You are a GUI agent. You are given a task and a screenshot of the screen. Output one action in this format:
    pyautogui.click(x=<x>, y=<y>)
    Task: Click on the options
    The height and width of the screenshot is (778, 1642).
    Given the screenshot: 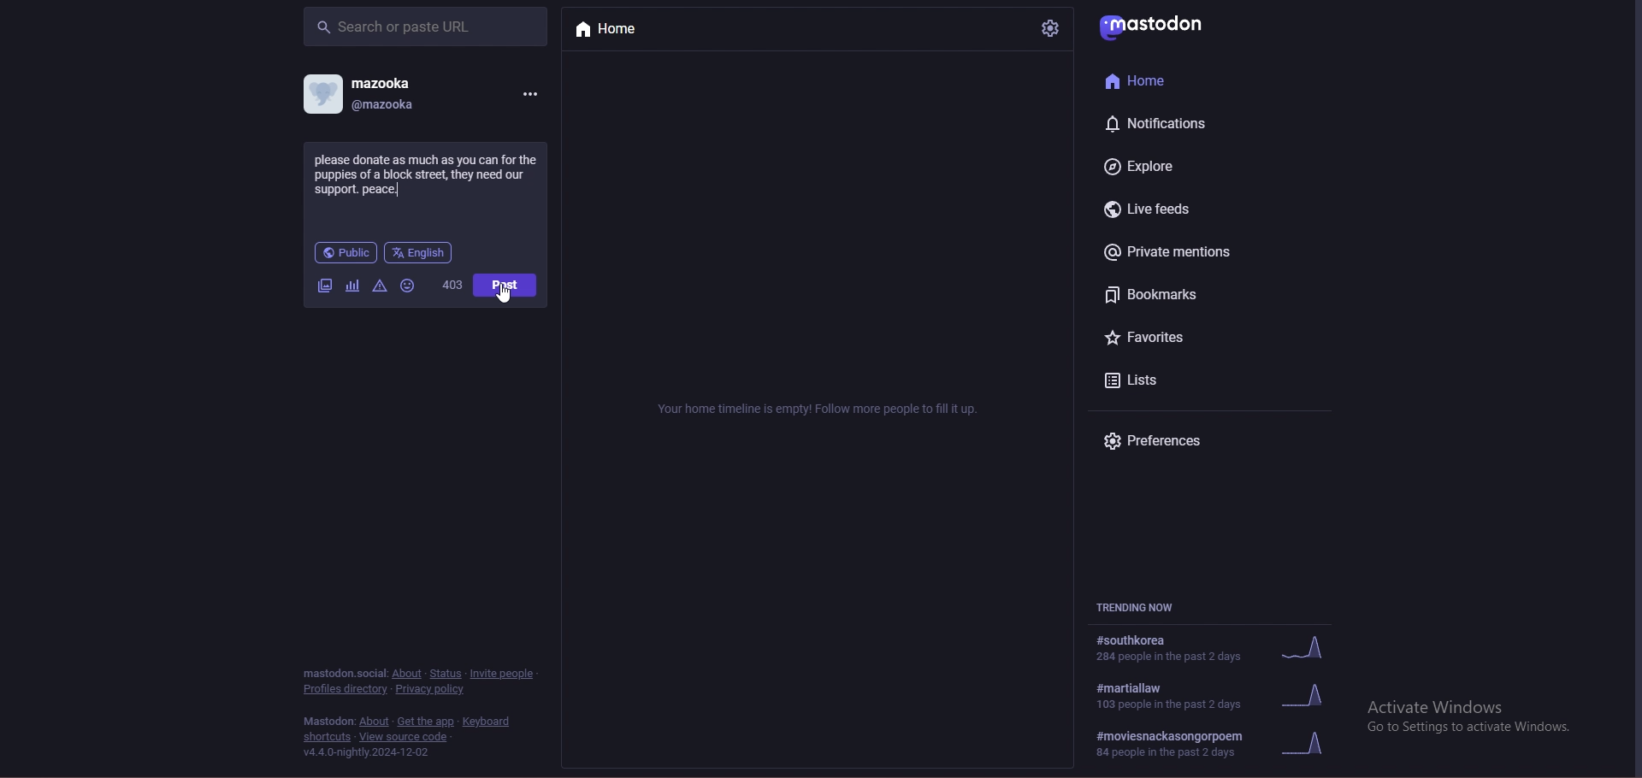 What is the action you would take?
    pyautogui.click(x=534, y=93)
    